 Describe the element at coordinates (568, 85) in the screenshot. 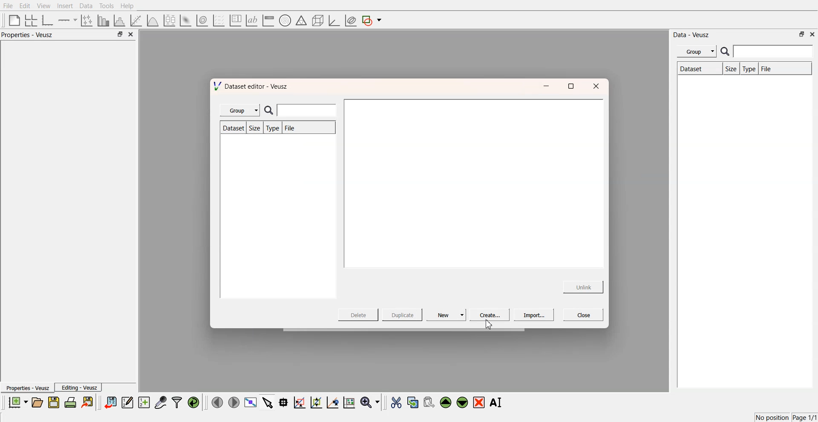

I see `maximise` at that location.